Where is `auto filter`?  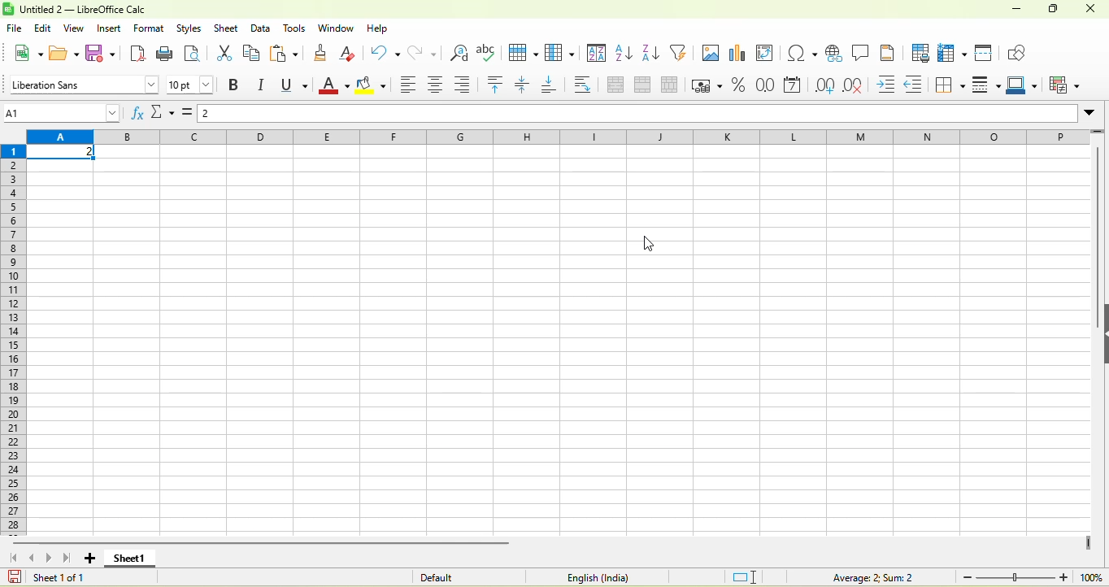 auto filter is located at coordinates (681, 52).